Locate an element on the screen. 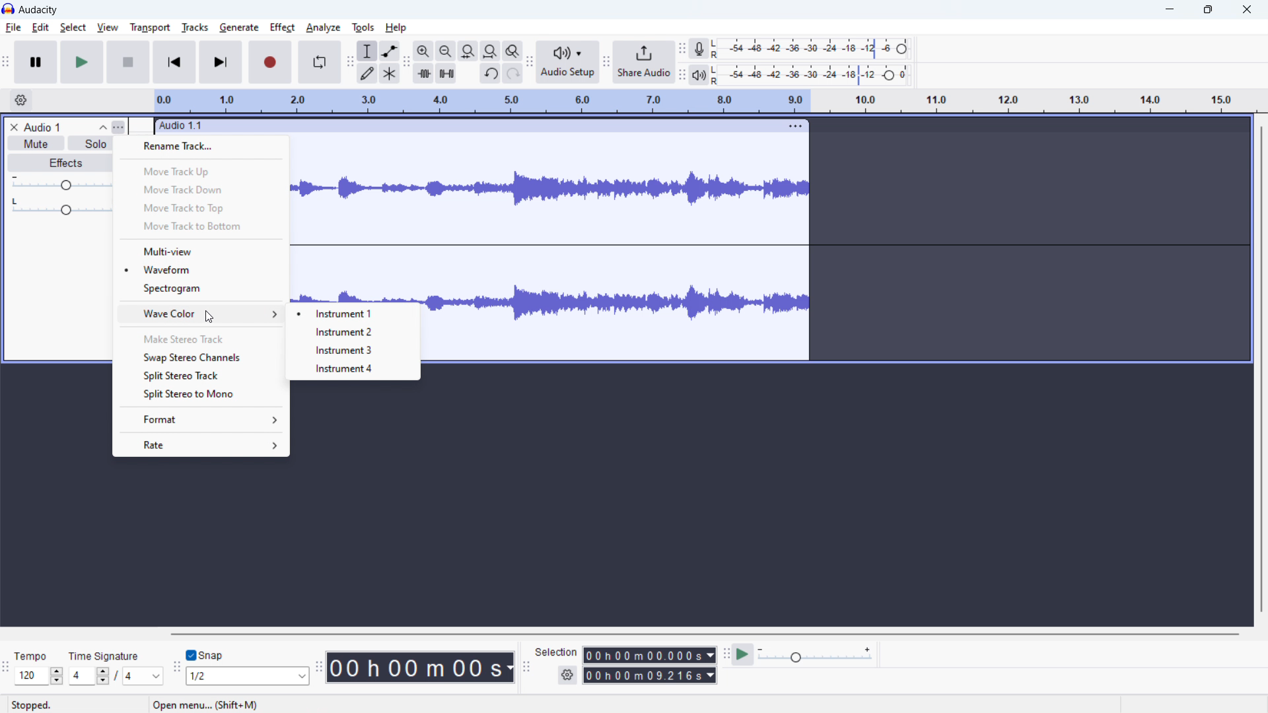 This screenshot has width=1268, height=713. playback level is located at coordinates (811, 75).